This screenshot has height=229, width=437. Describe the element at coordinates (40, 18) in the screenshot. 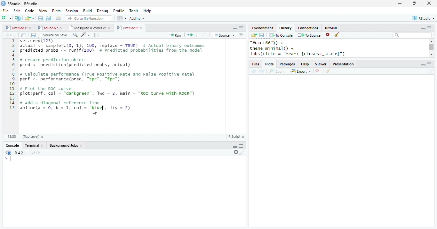

I see `save` at that location.